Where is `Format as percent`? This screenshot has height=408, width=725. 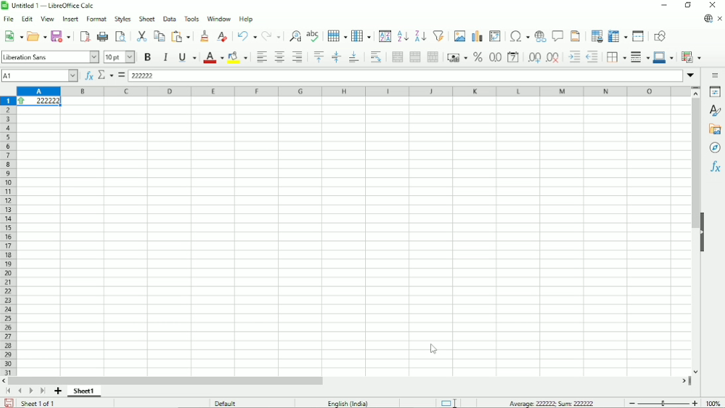 Format as percent is located at coordinates (477, 57).